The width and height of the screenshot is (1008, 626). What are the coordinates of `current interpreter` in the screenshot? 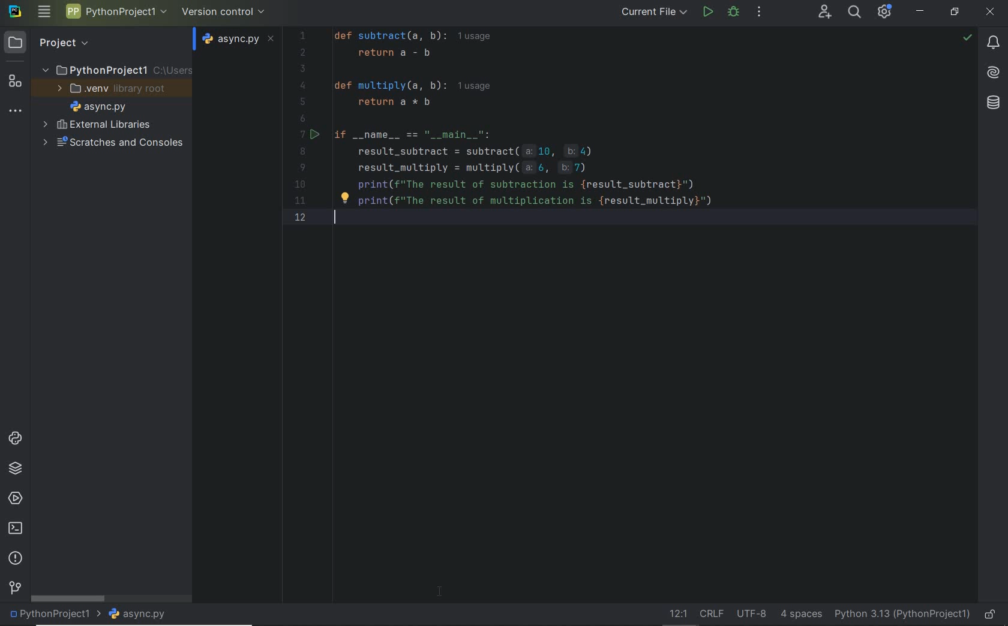 It's located at (901, 613).